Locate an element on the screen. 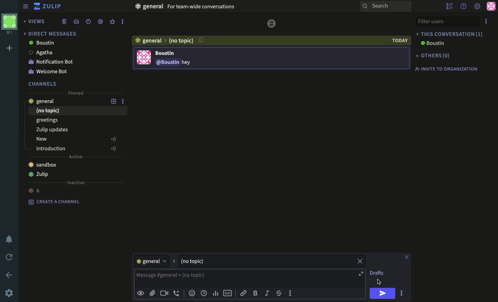  boustin is located at coordinates (41, 43).